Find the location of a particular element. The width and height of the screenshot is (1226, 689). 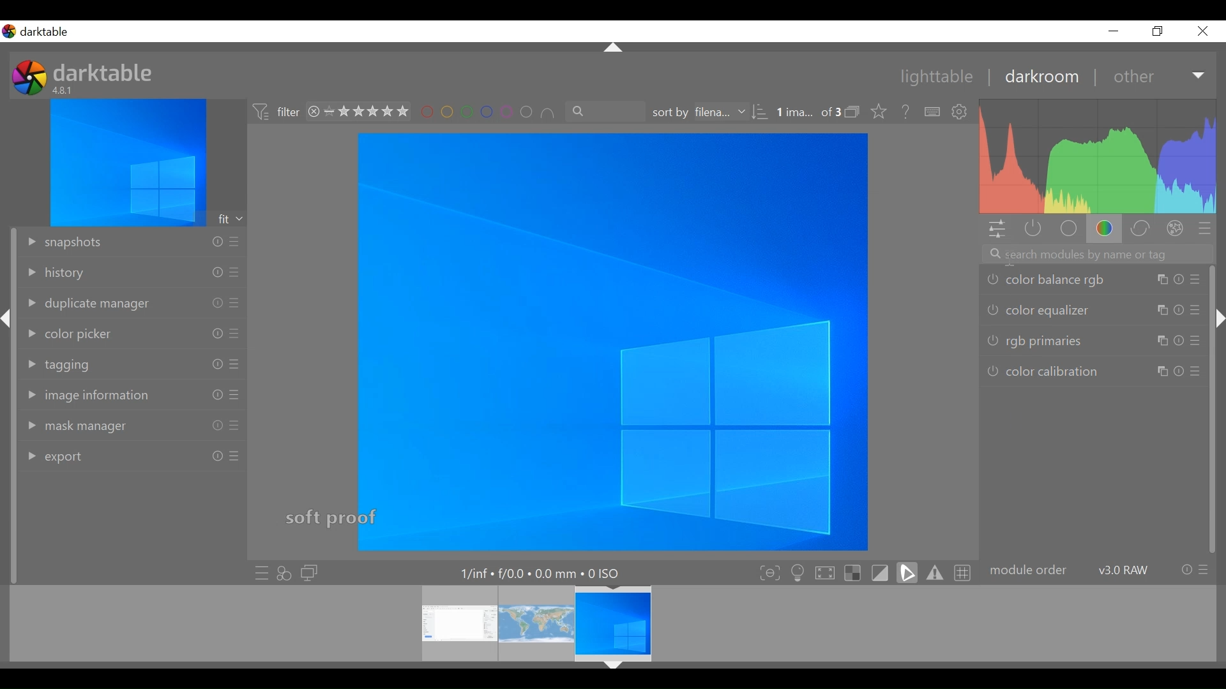

 is located at coordinates (1161, 279).